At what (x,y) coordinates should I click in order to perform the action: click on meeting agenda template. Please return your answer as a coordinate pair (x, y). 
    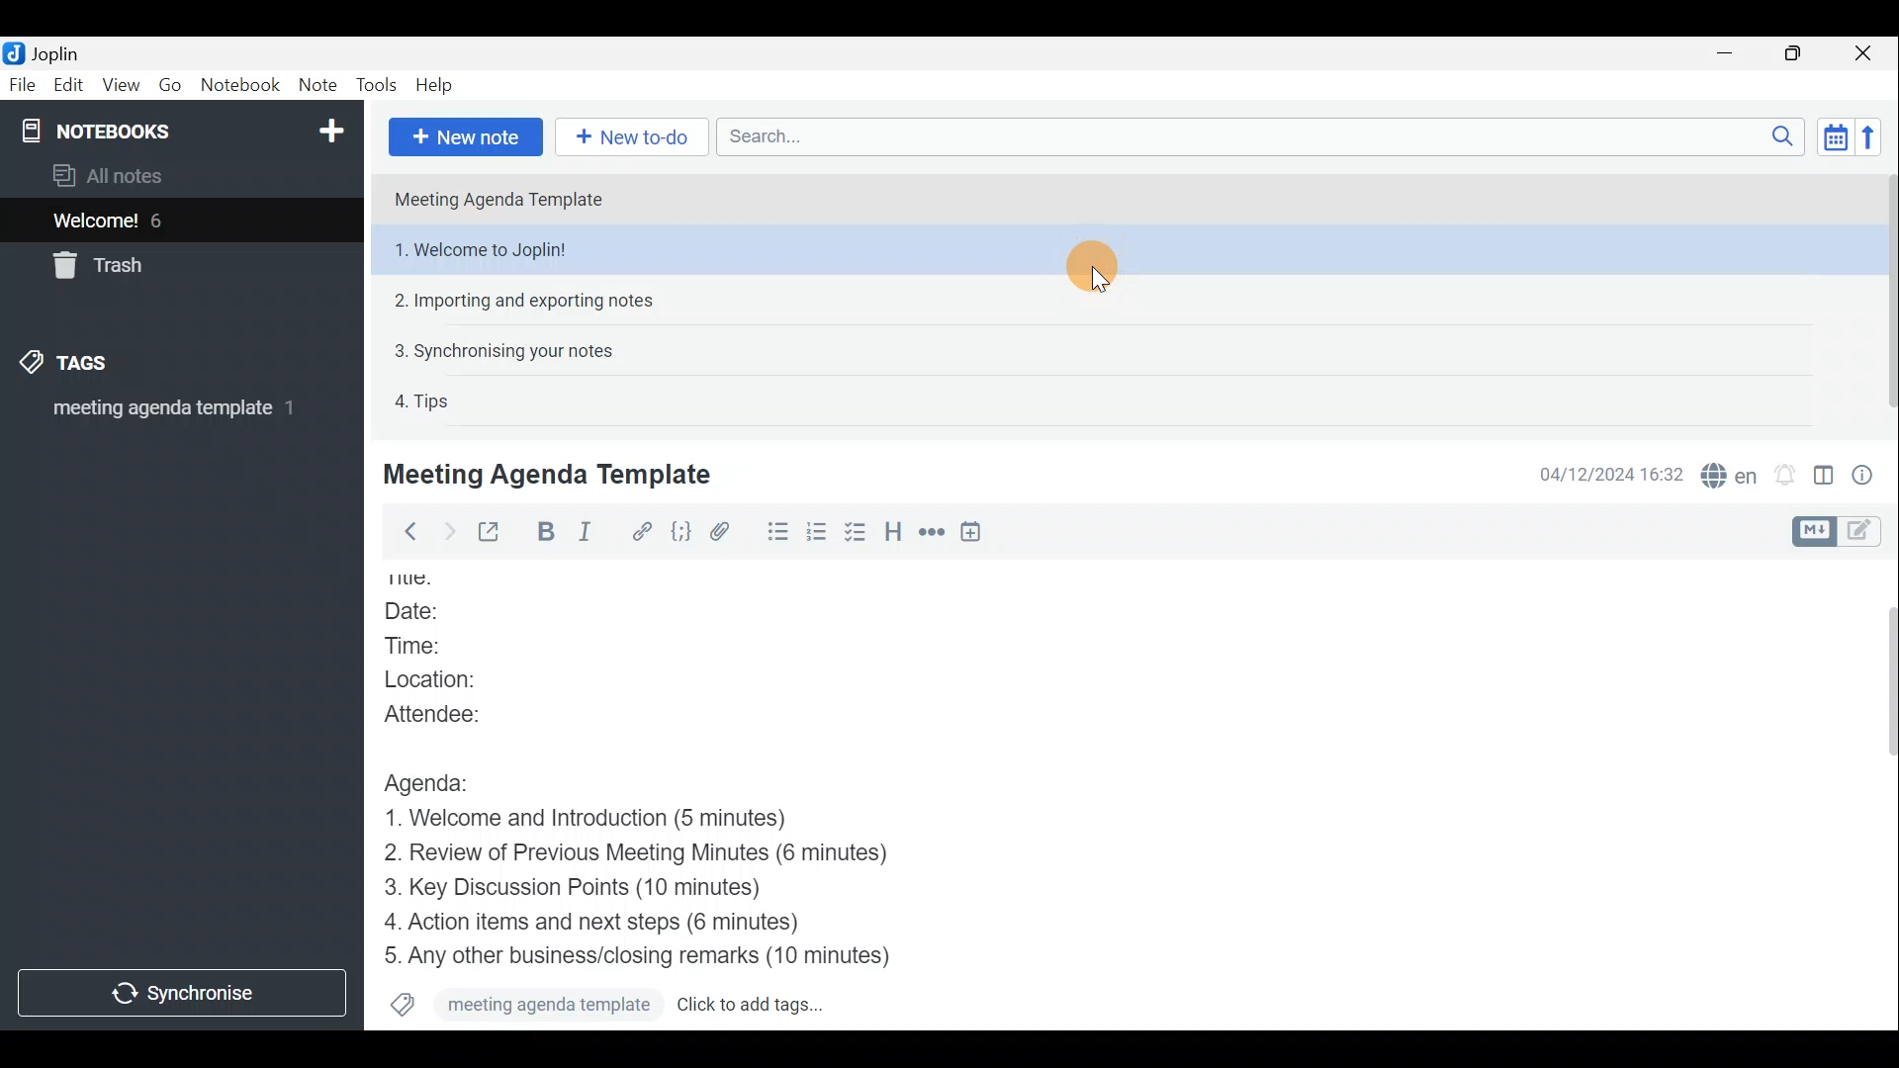
    Looking at the image, I should click on (523, 1006).